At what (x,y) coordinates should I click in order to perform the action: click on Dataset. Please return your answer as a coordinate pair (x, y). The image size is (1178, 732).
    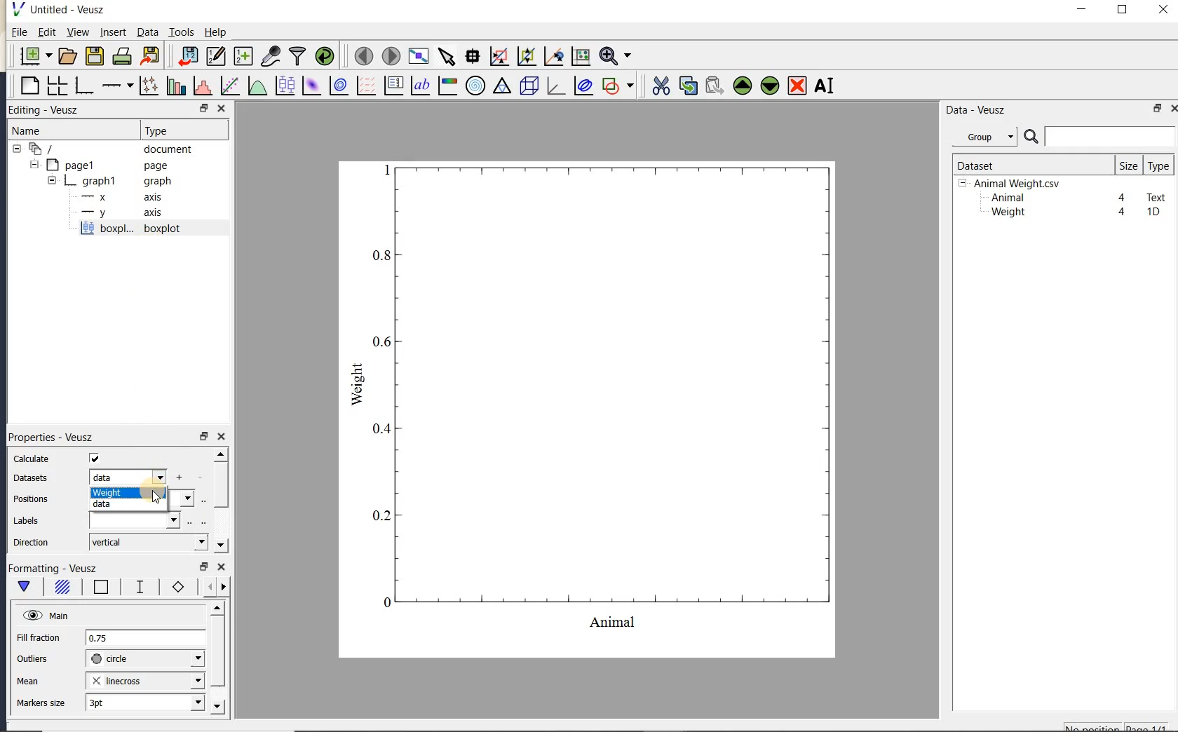
    Looking at the image, I should click on (1027, 165).